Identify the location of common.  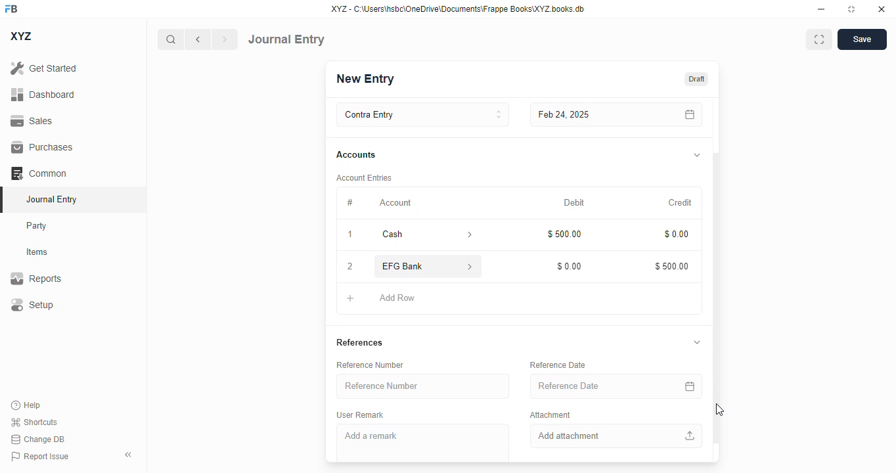
(39, 173).